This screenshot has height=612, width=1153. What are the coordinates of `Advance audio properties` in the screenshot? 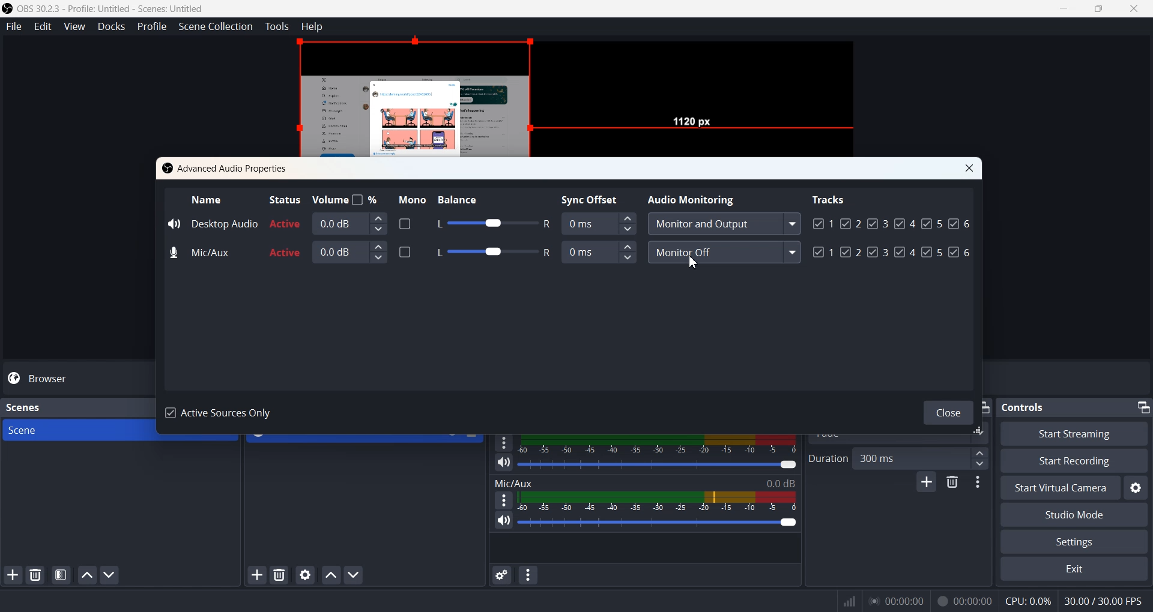 It's located at (500, 575).